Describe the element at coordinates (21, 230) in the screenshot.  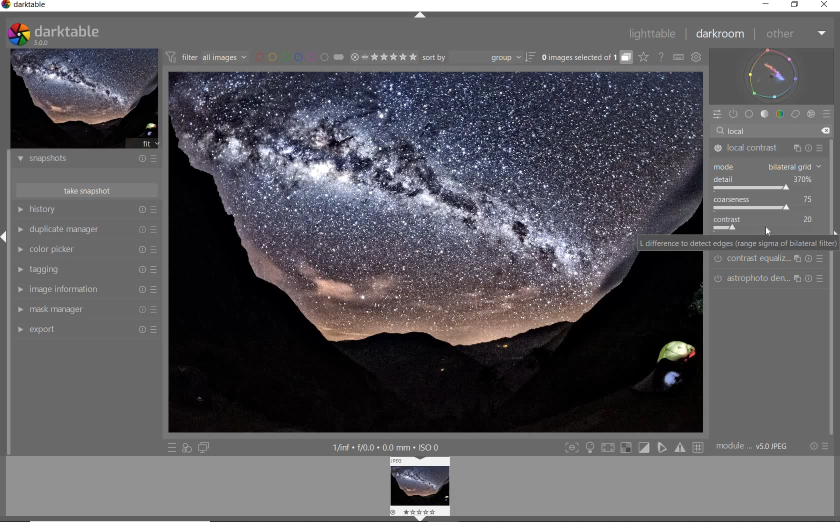
I see `DUPLICATE MANAGER` at that location.